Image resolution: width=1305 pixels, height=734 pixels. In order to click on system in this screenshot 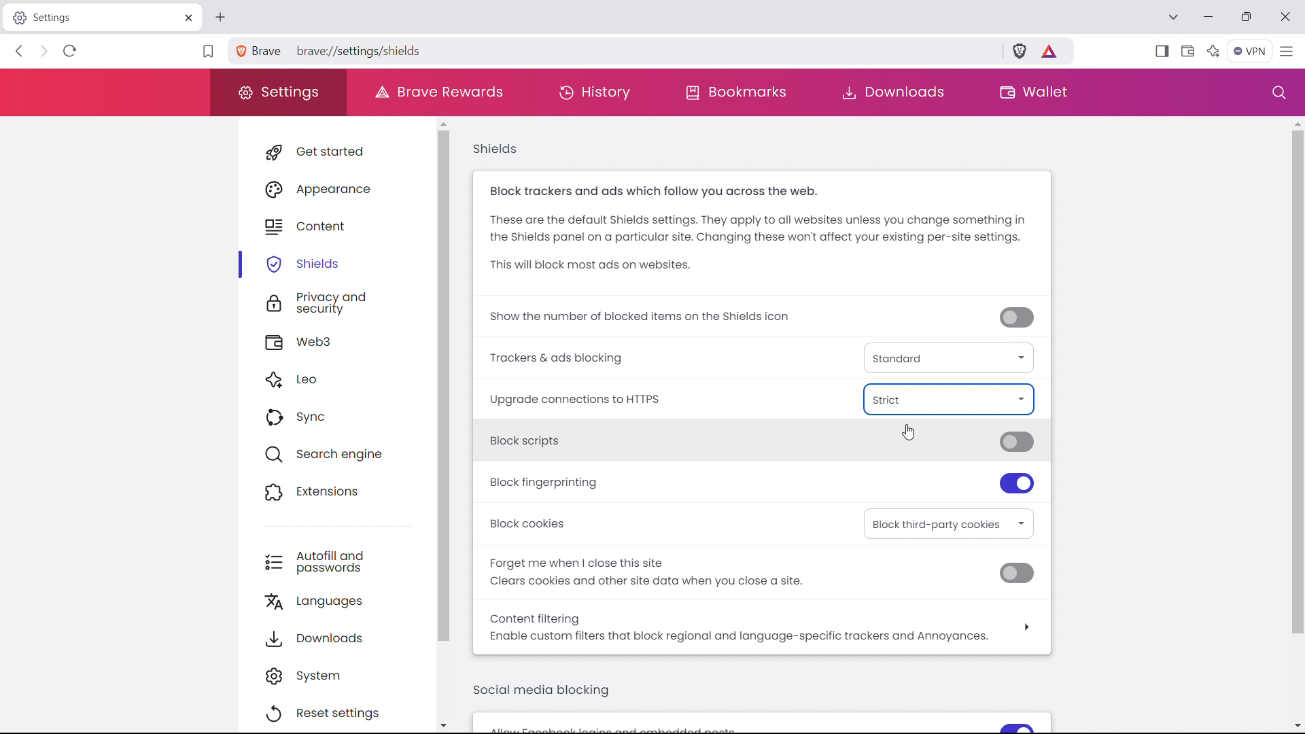, I will do `click(341, 674)`.